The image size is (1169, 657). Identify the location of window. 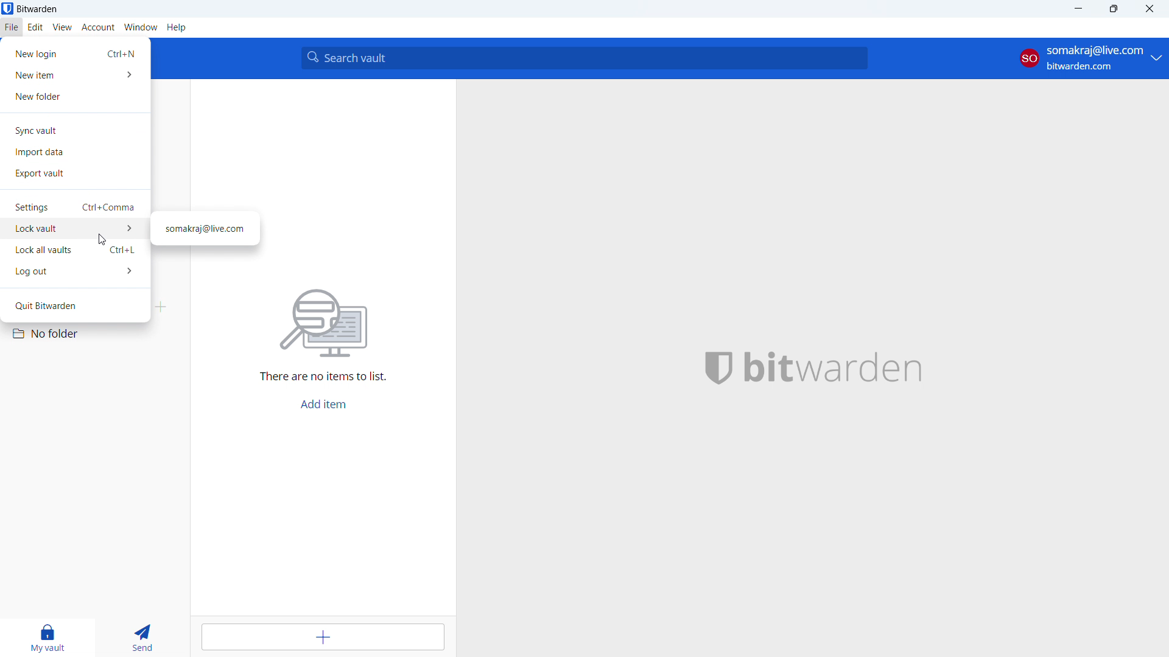
(141, 27).